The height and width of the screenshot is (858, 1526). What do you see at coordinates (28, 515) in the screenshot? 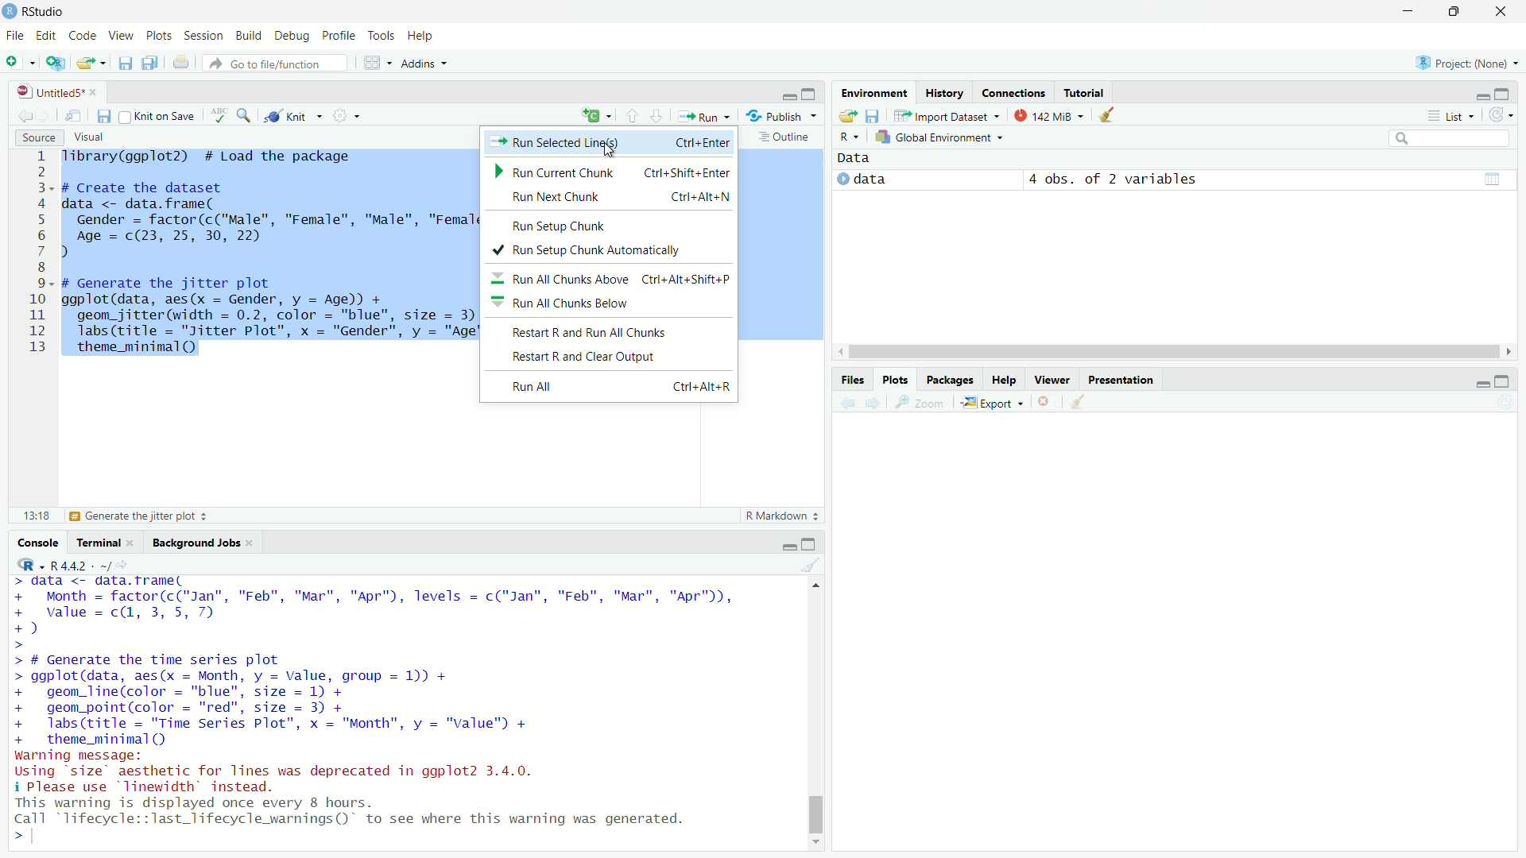
I see `13:18` at bounding box center [28, 515].